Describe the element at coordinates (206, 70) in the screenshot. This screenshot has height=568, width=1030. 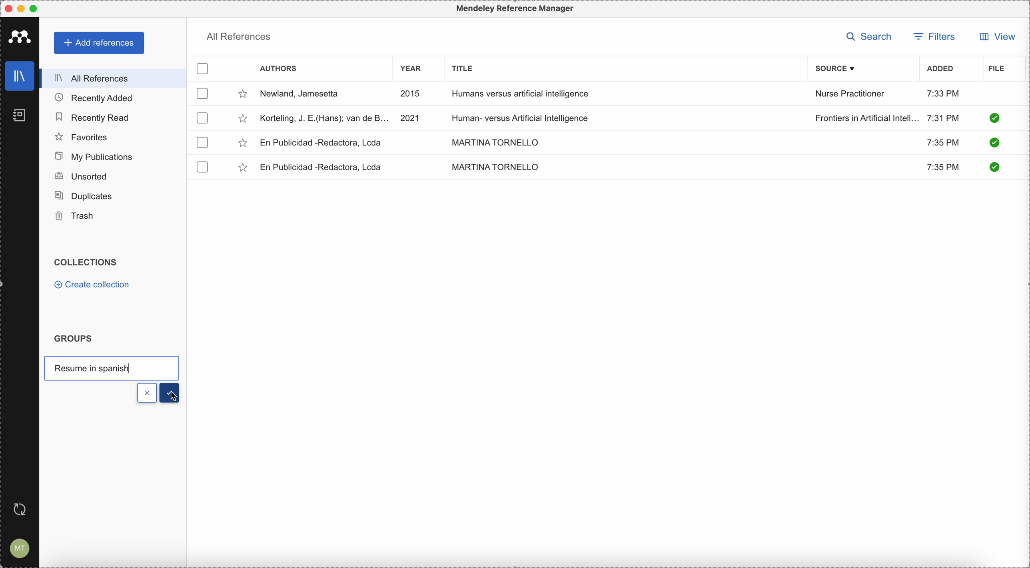
I see `checkbox` at that location.